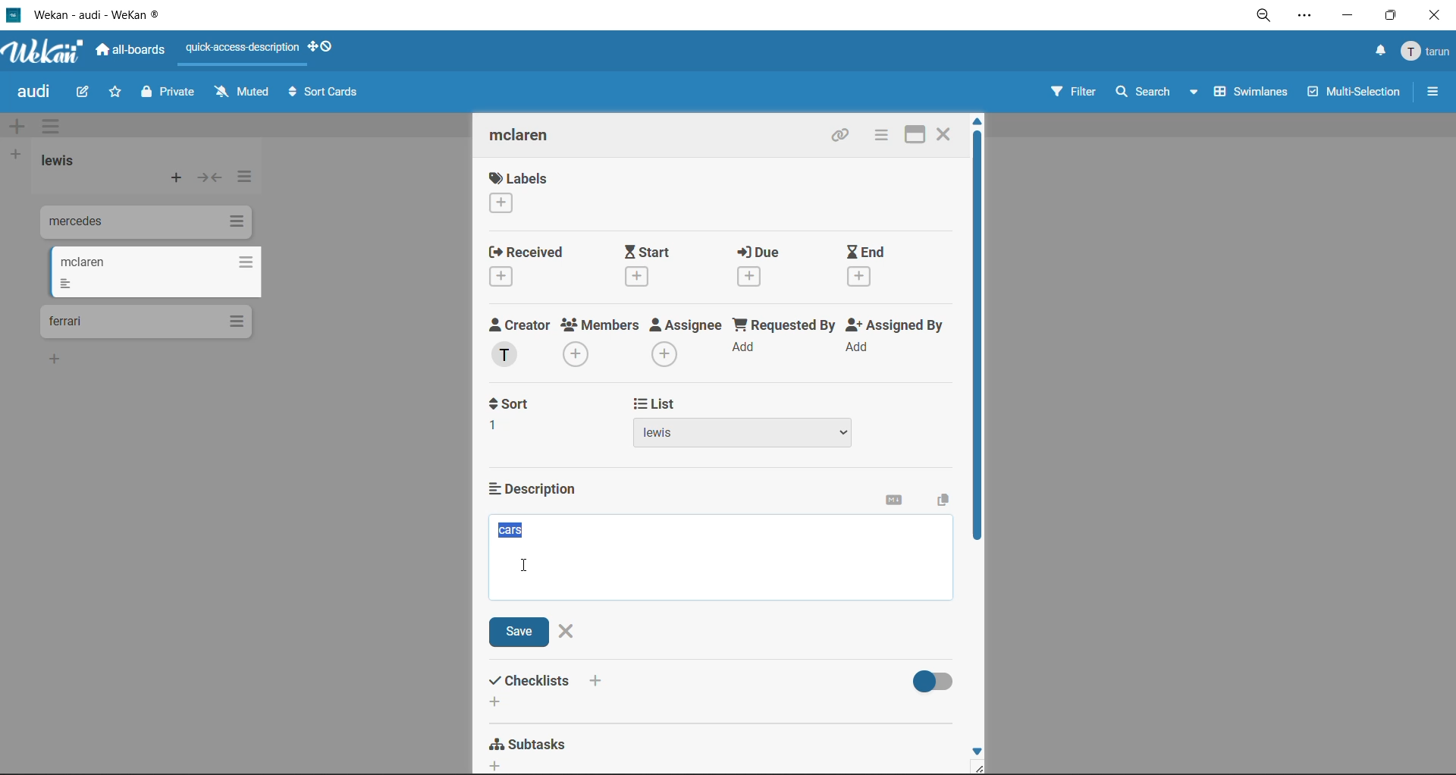 The height and width of the screenshot is (775, 1456). Describe the element at coordinates (131, 50) in the screenshot. I see `all boards` at that location.